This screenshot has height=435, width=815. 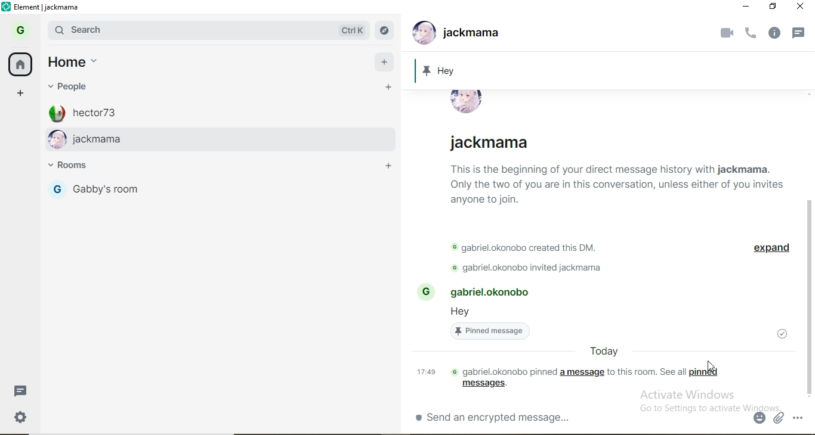 What do you see at coordinates (598, 351) in the screenshot?
I see `` at bounding box center [598, 351].